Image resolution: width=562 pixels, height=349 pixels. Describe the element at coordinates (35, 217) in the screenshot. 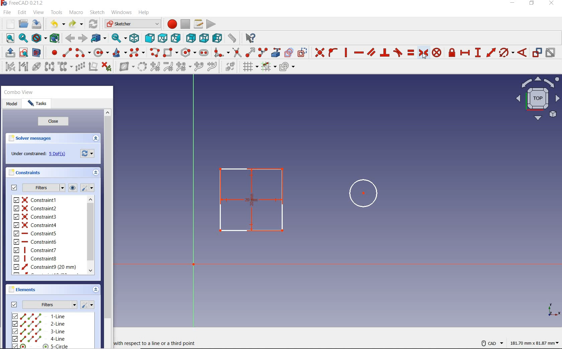

I see `constraint3` at that location.